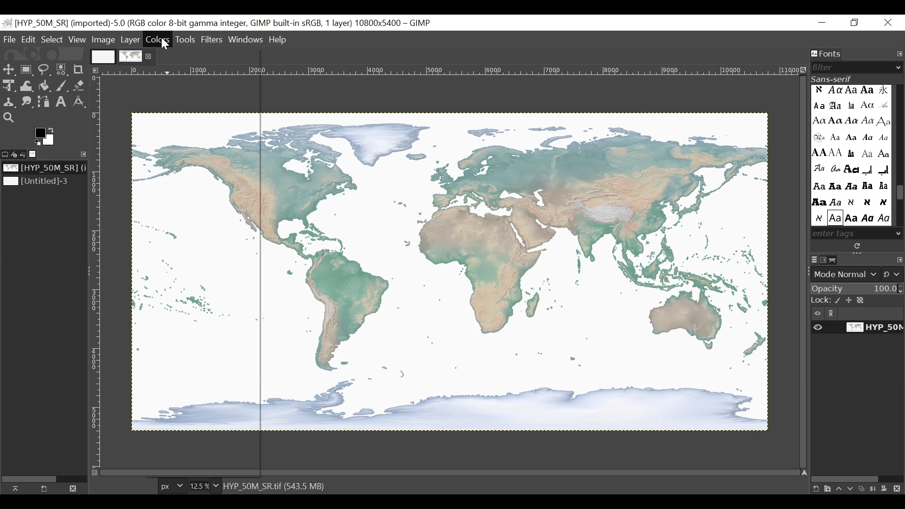 The image size is (905, 509). Describe the element at coordinates (247, 38) in the screenshot. I see `Windows` at that location.